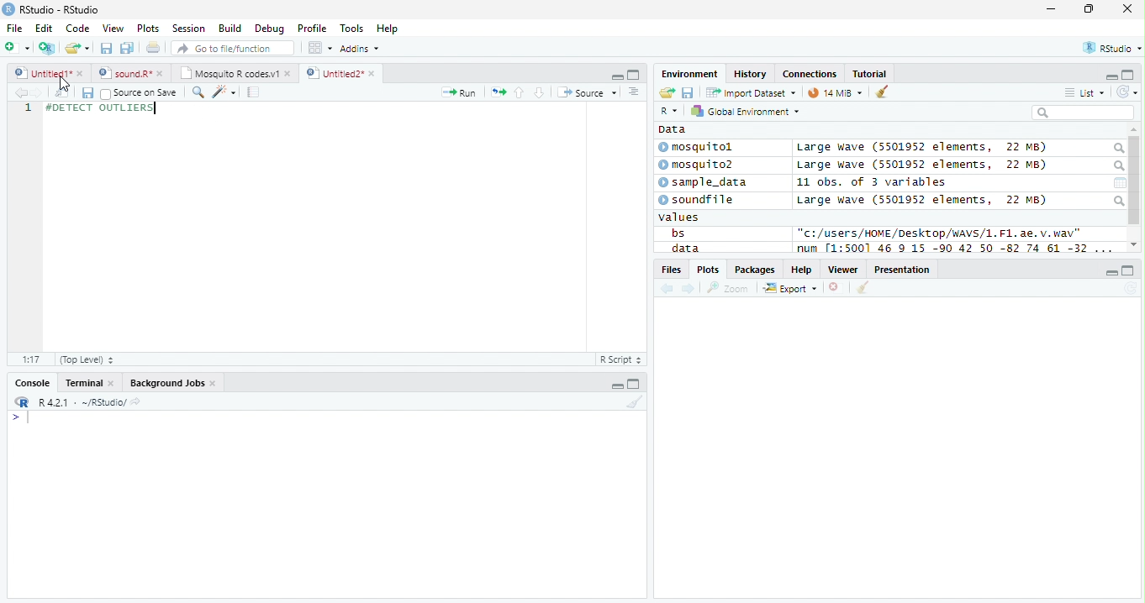  What do you see at coordinates (87, 383) in the screenshot?
I see `Terminal` at bounding box center [87, 383].